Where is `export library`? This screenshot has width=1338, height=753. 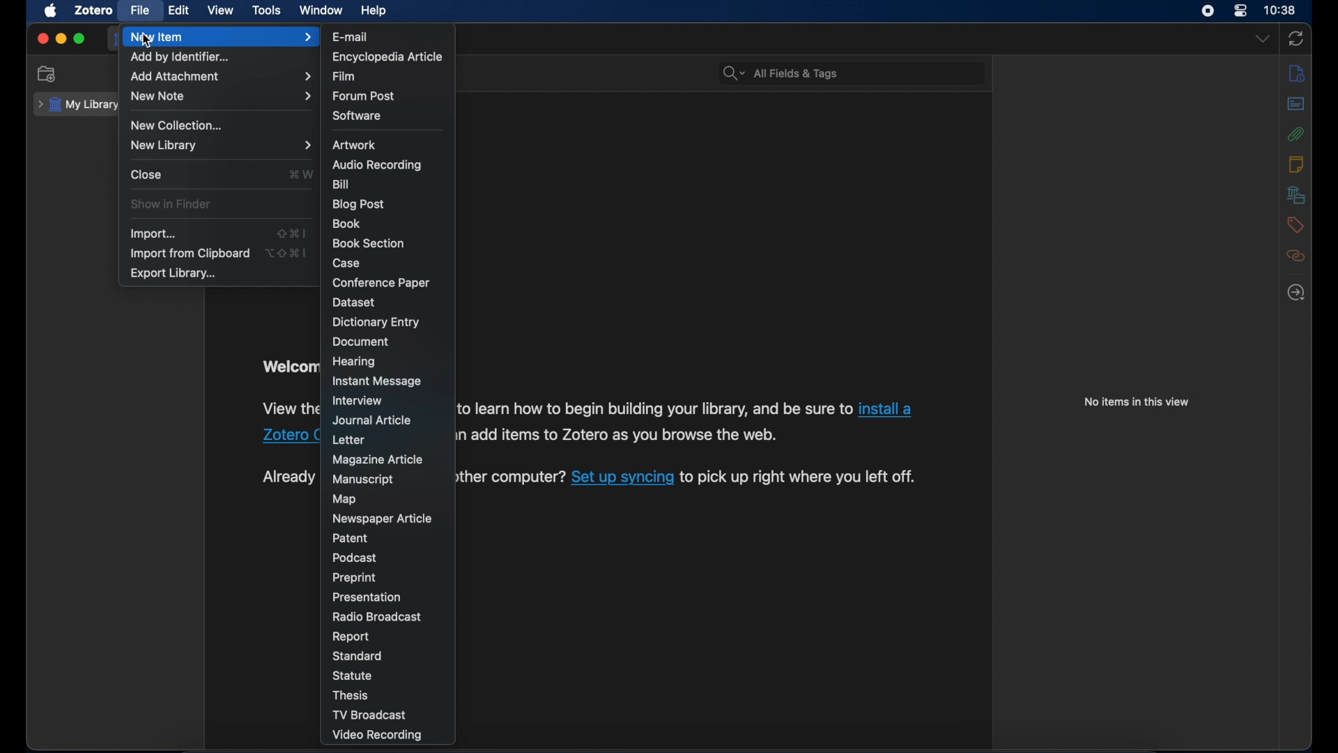
export library is located at coordinates (173, 274).